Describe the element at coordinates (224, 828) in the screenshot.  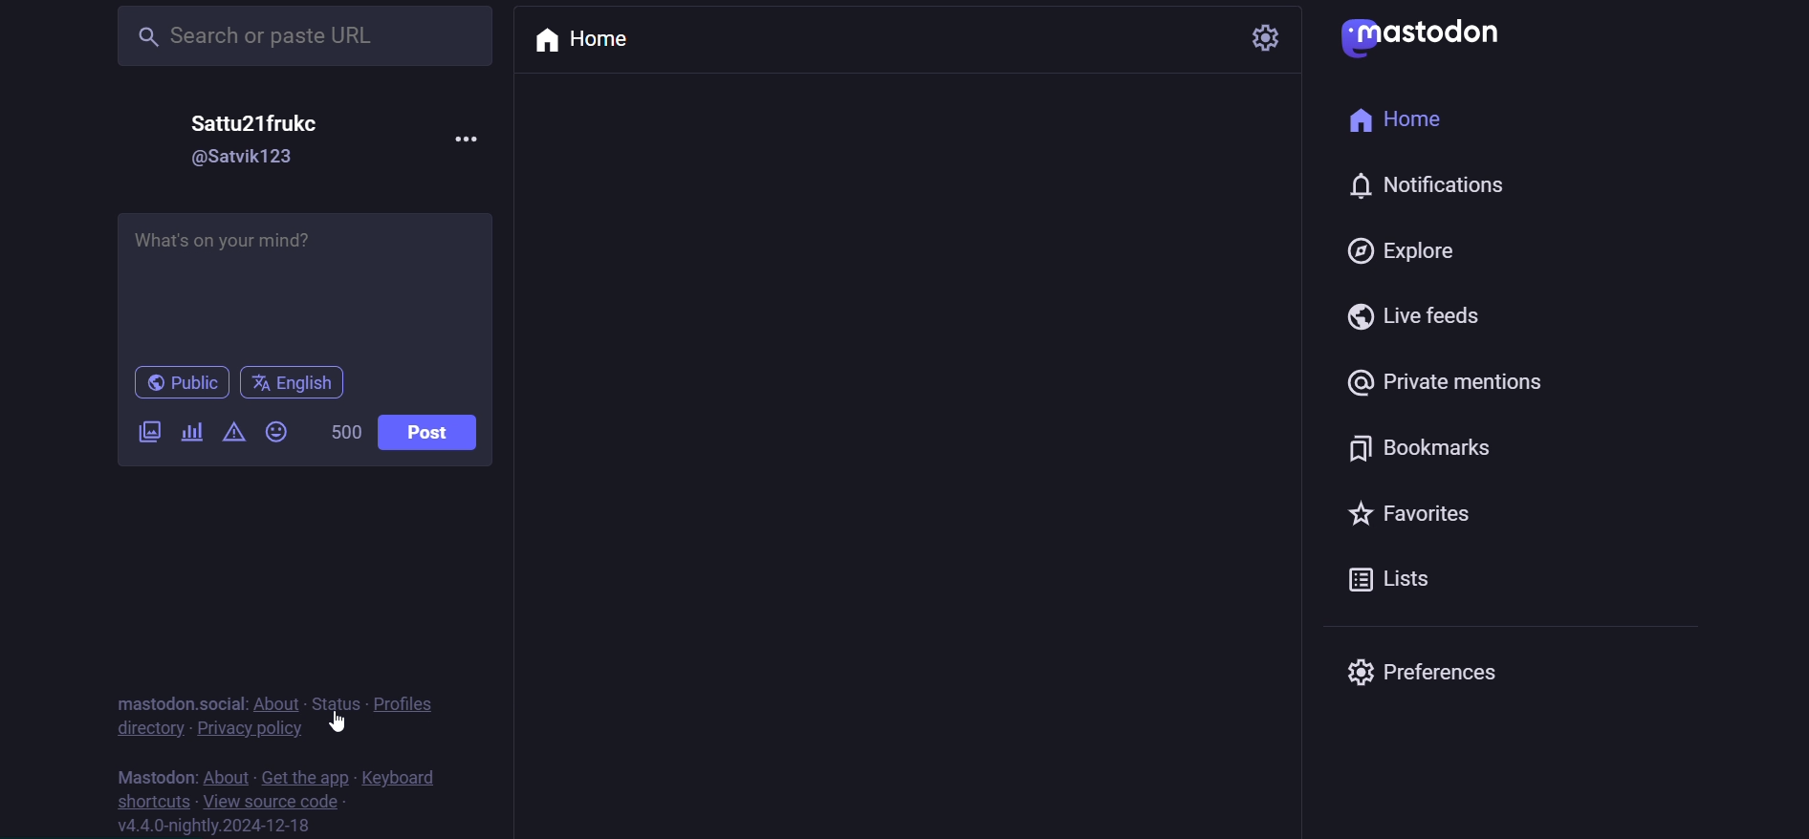
I see `version` at that location.